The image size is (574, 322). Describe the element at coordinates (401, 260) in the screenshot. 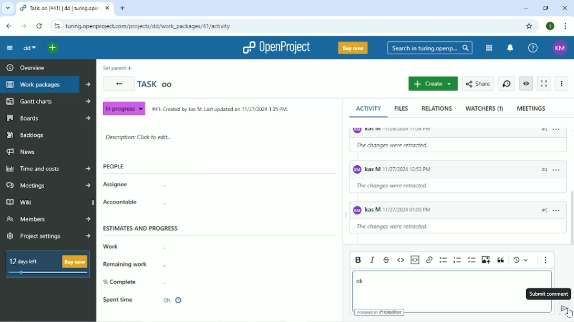

I see `Code` at that location.